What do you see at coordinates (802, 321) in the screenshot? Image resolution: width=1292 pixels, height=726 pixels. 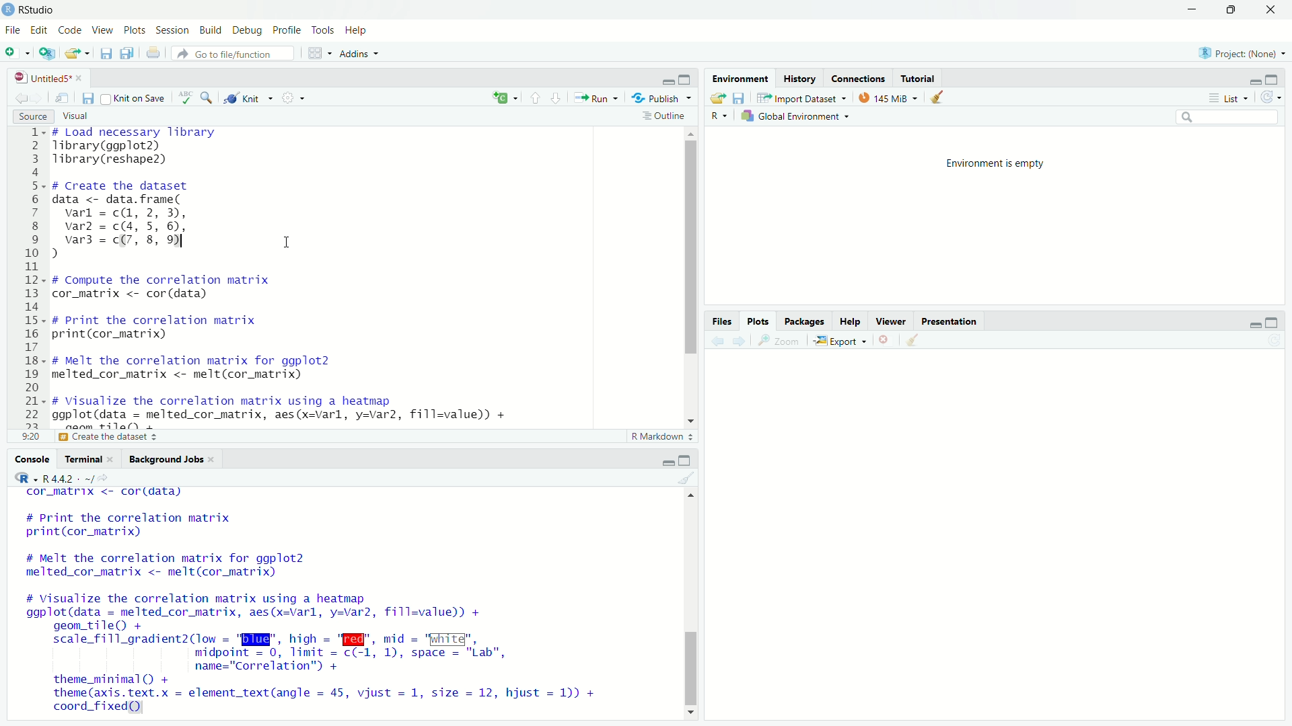 I see `packages` at bounding box center [802, 321].